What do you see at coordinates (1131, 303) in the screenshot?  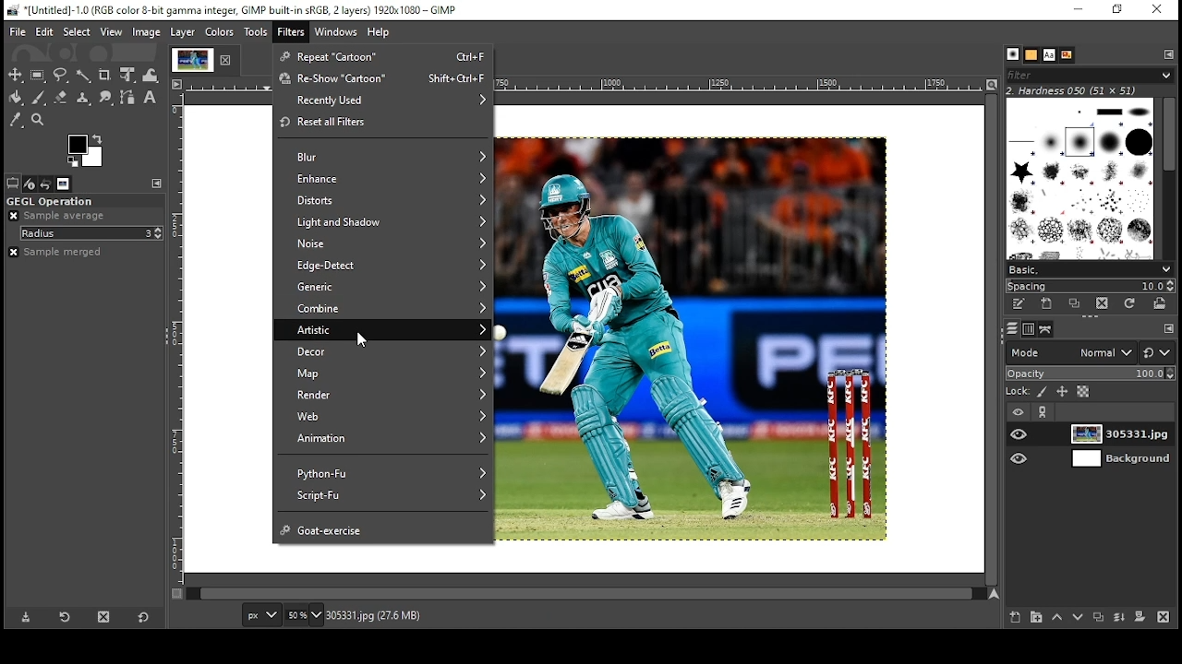 I see `refresh brushes` at bounding box center [1131, 303].